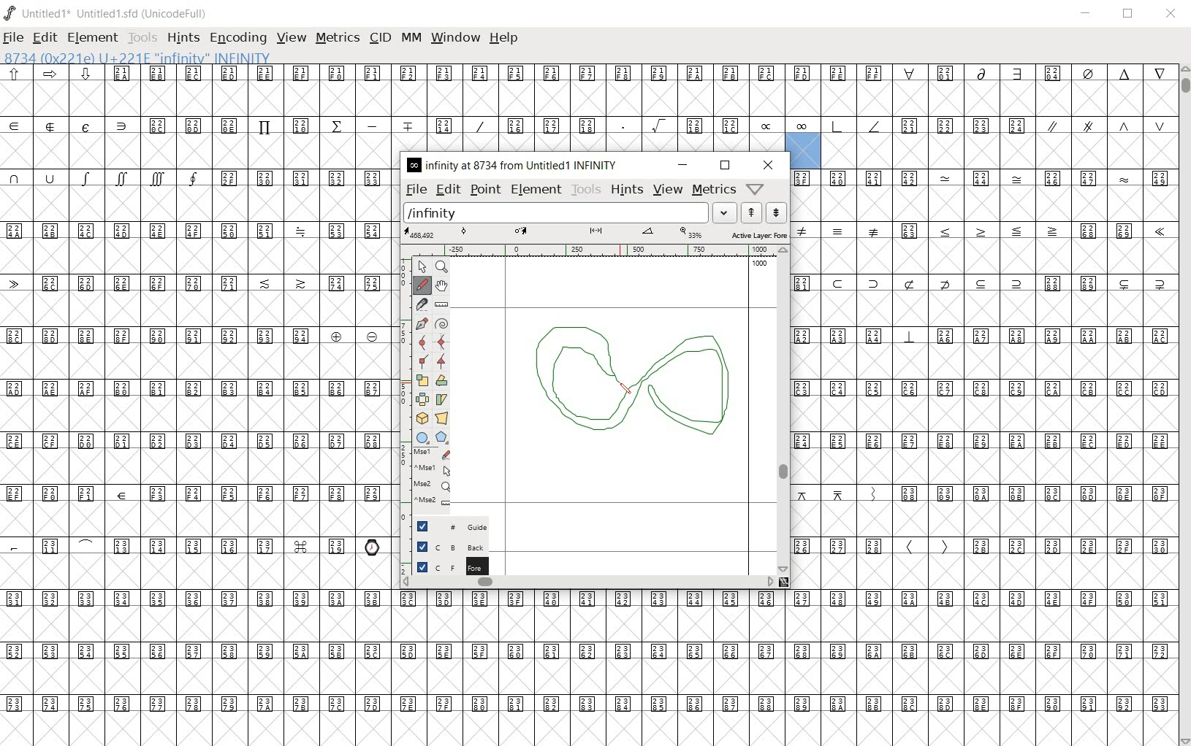 The height and width of the screenshot is (746, 1191). Describe the element at coordinates (536, 191) in the screenshot. I see `element` at that location.